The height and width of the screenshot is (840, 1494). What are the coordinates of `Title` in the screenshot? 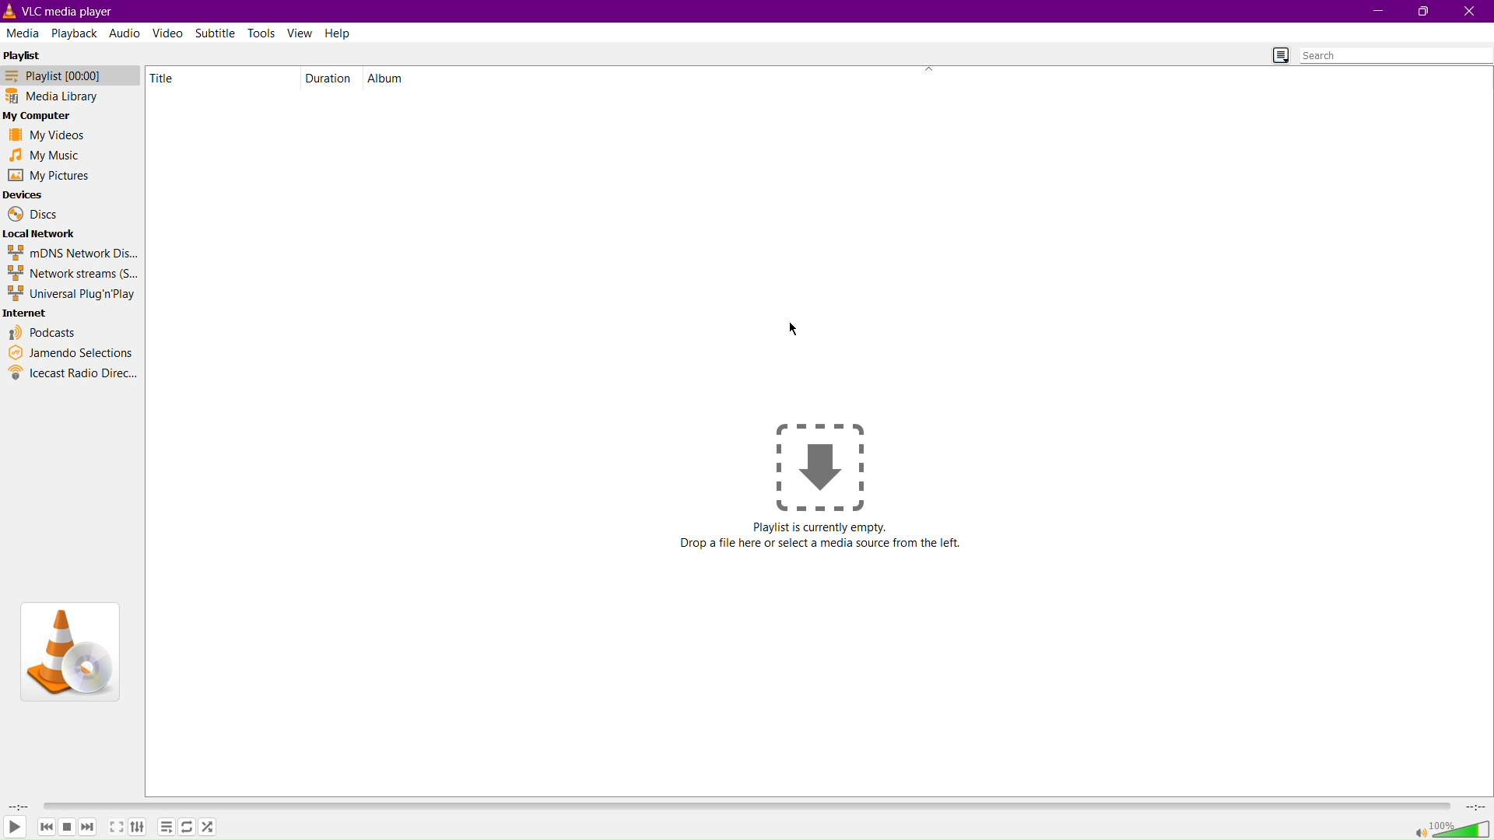 It's located at (175, 78).